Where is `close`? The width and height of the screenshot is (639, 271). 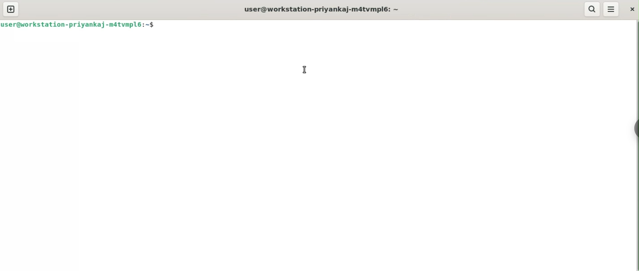
close is located at coordinates (632, 9).